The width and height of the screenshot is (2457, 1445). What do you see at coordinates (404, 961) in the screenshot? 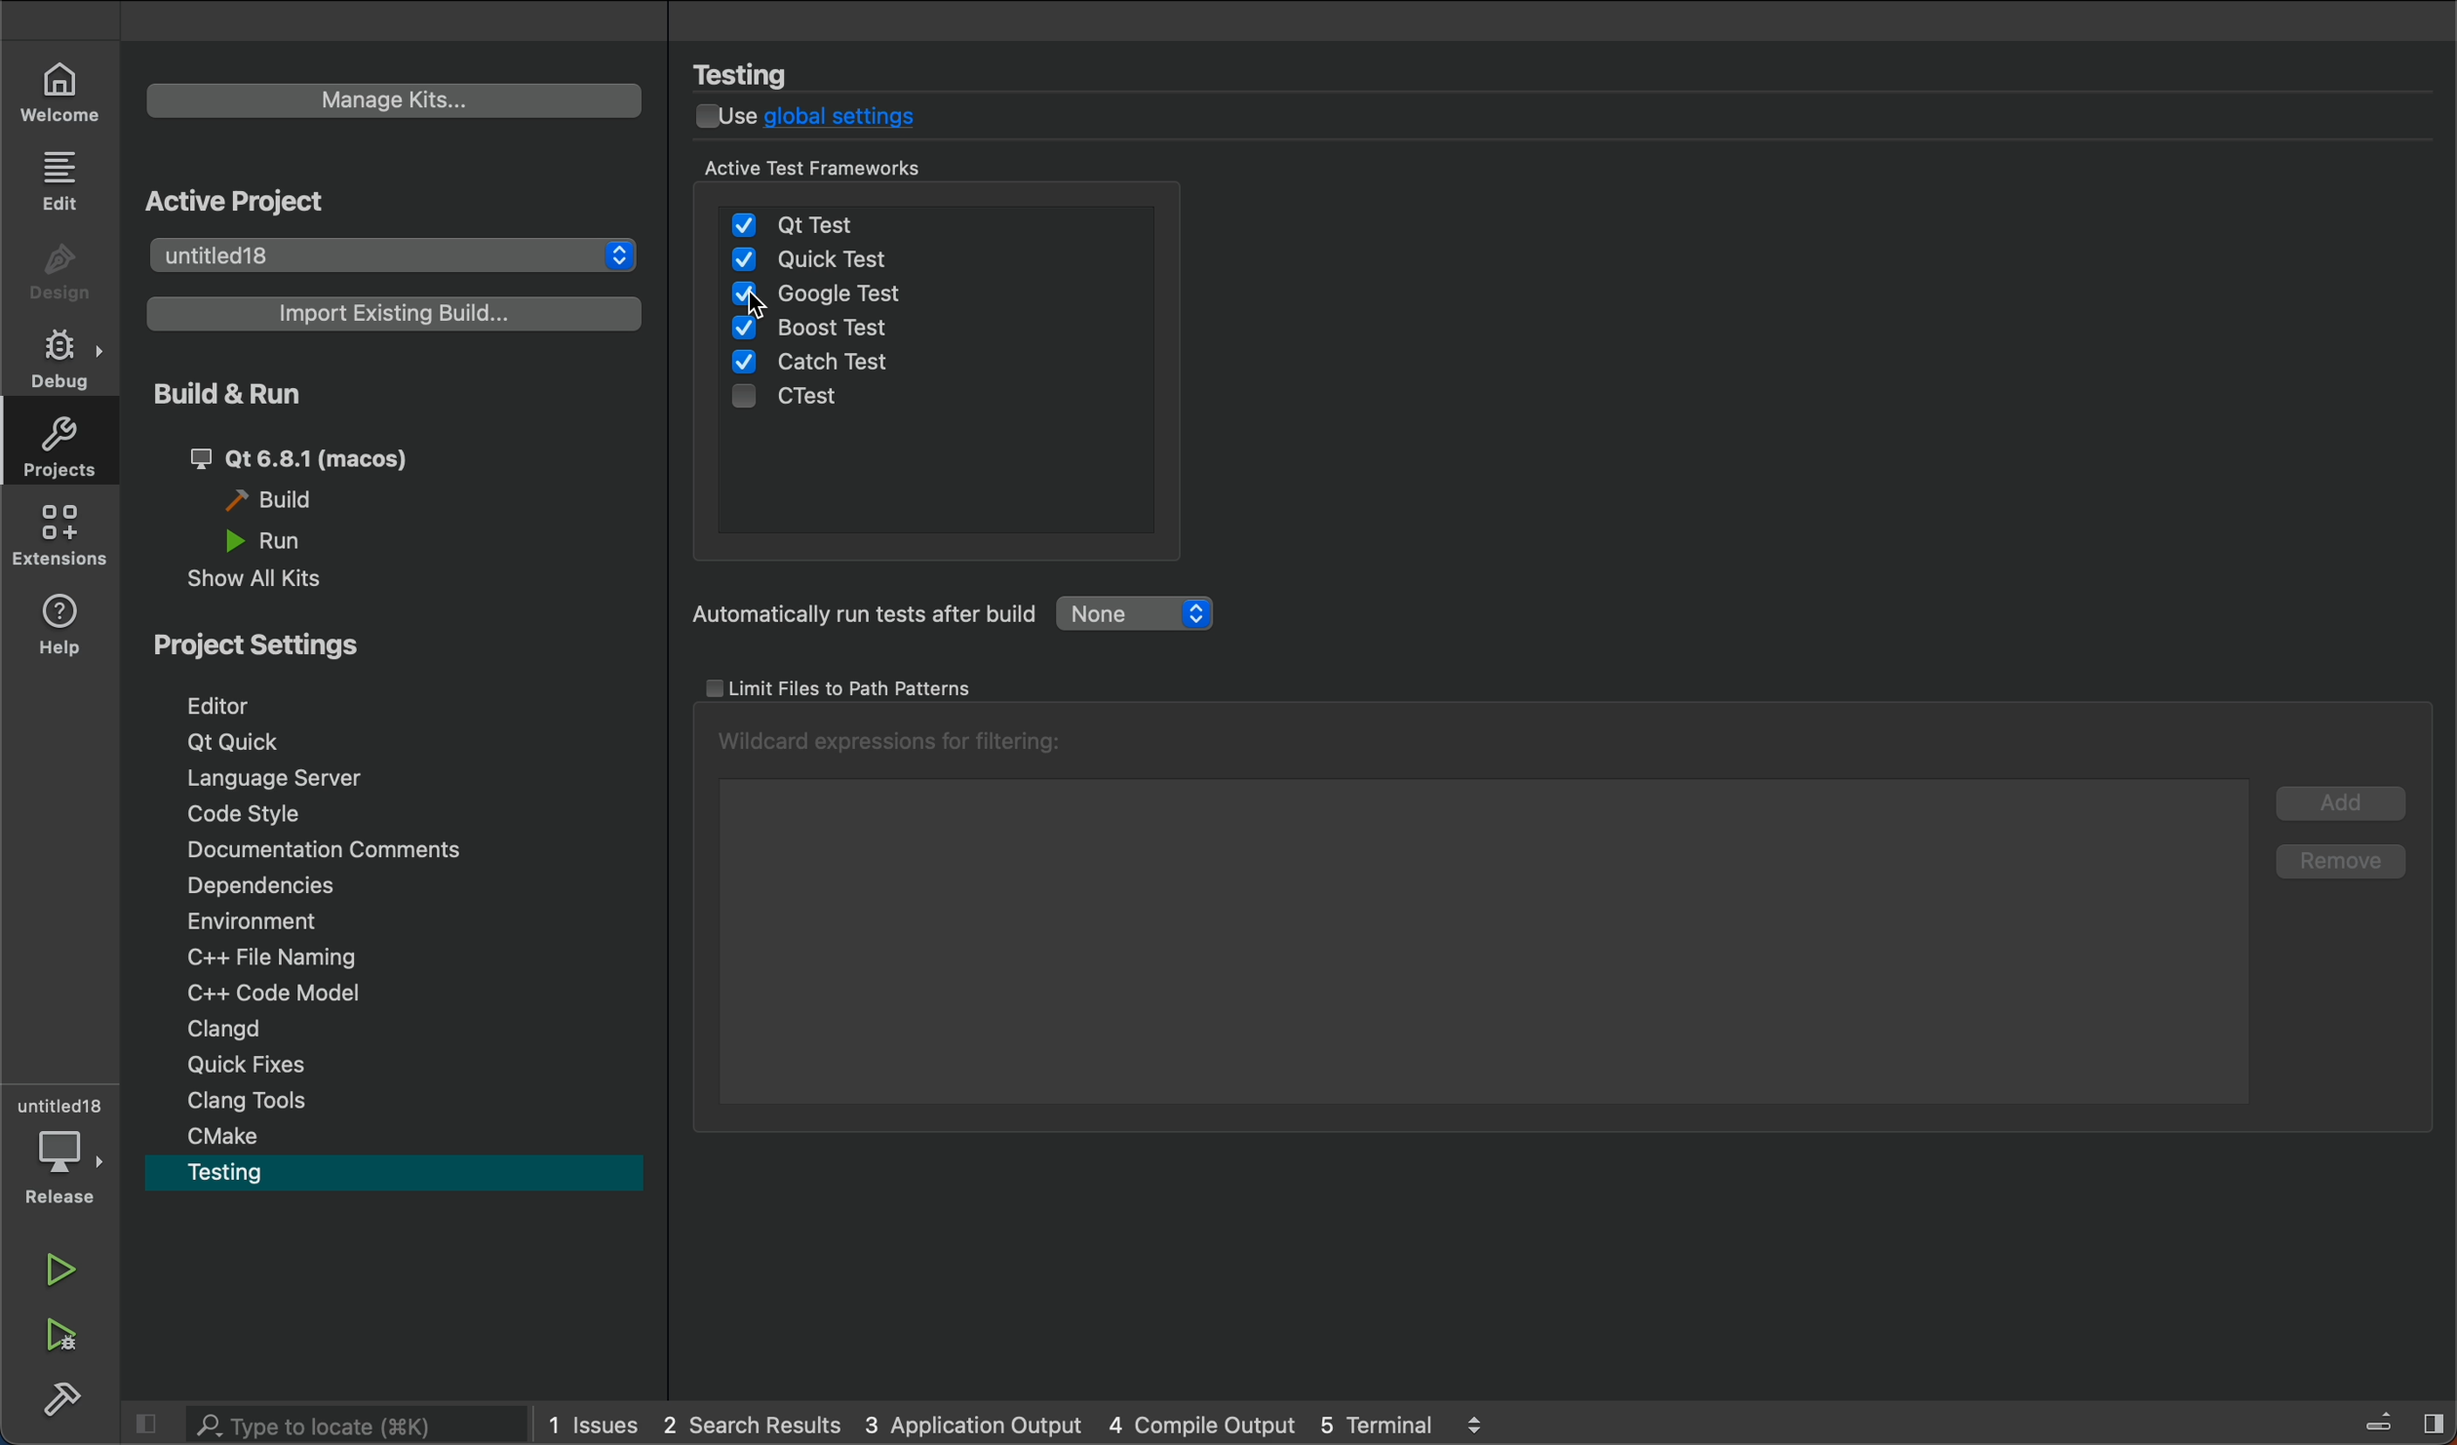
I see `file naming` at bounding box center [404, 961].